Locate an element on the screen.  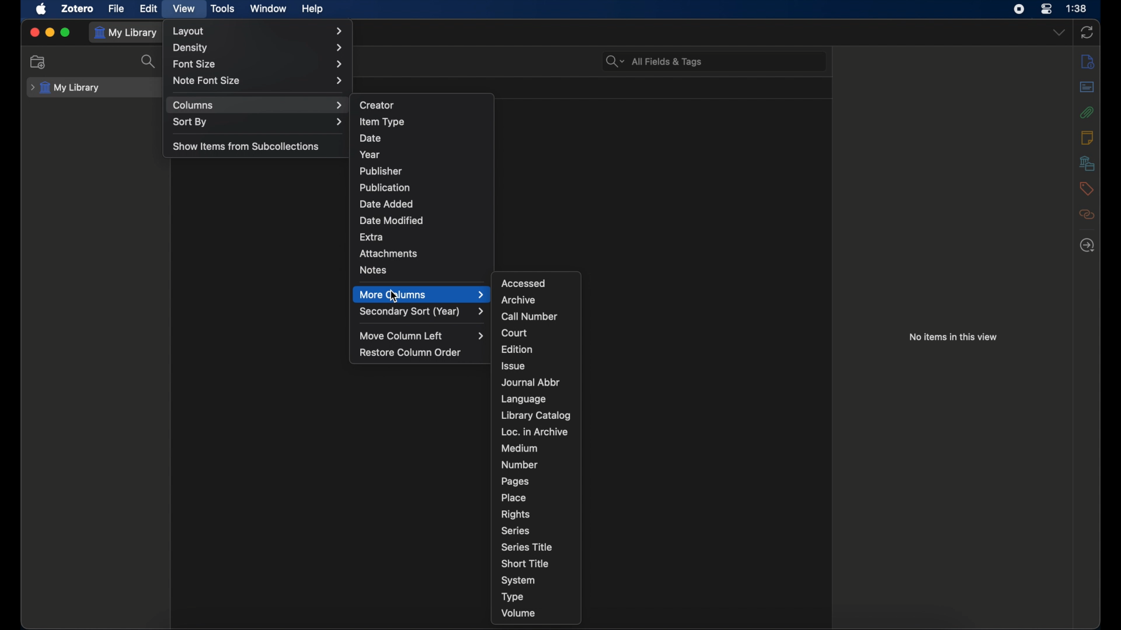
apple icon is located at coordinates (42, 9).